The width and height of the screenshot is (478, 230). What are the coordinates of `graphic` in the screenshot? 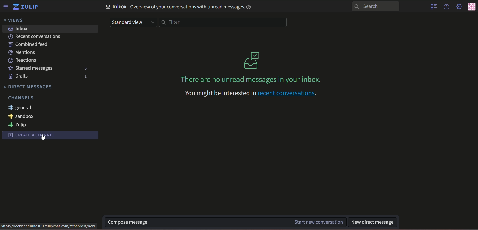 It's located at (252, 60).